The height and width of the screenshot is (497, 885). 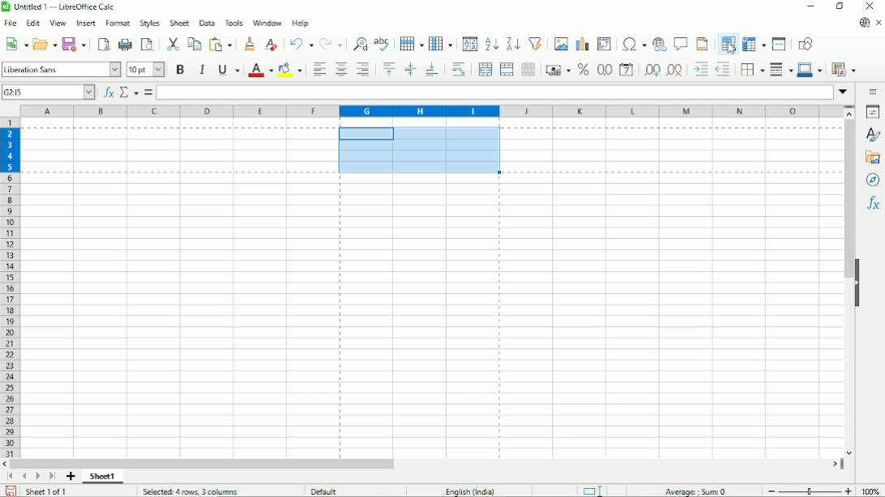 I want to click on Styles, so click(x=872, y=135).